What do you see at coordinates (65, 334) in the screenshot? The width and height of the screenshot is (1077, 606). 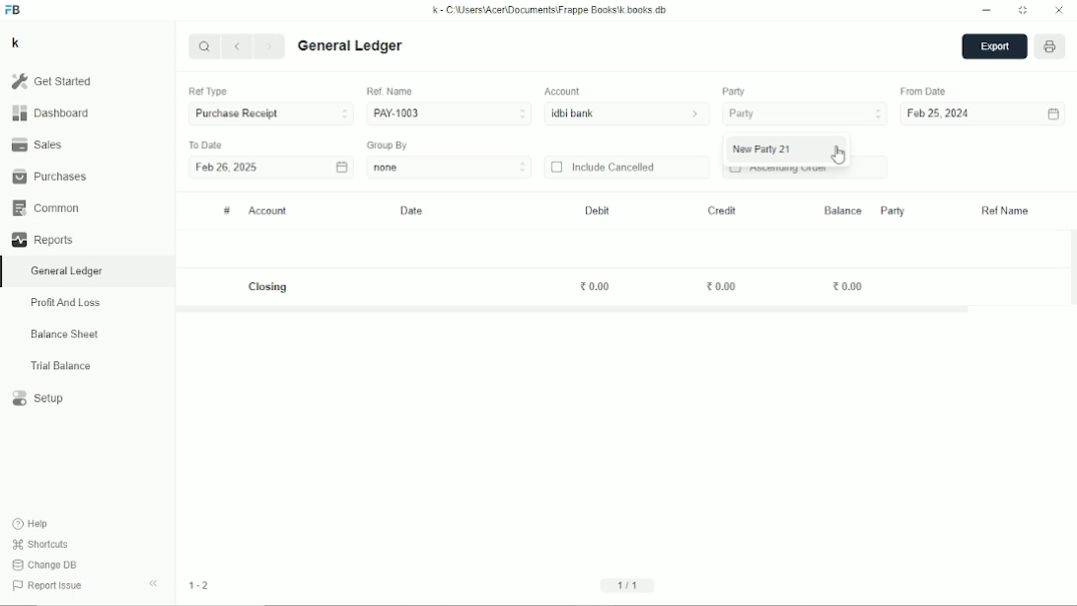 I see `Balance sheet` at bounding box center [65, 334].